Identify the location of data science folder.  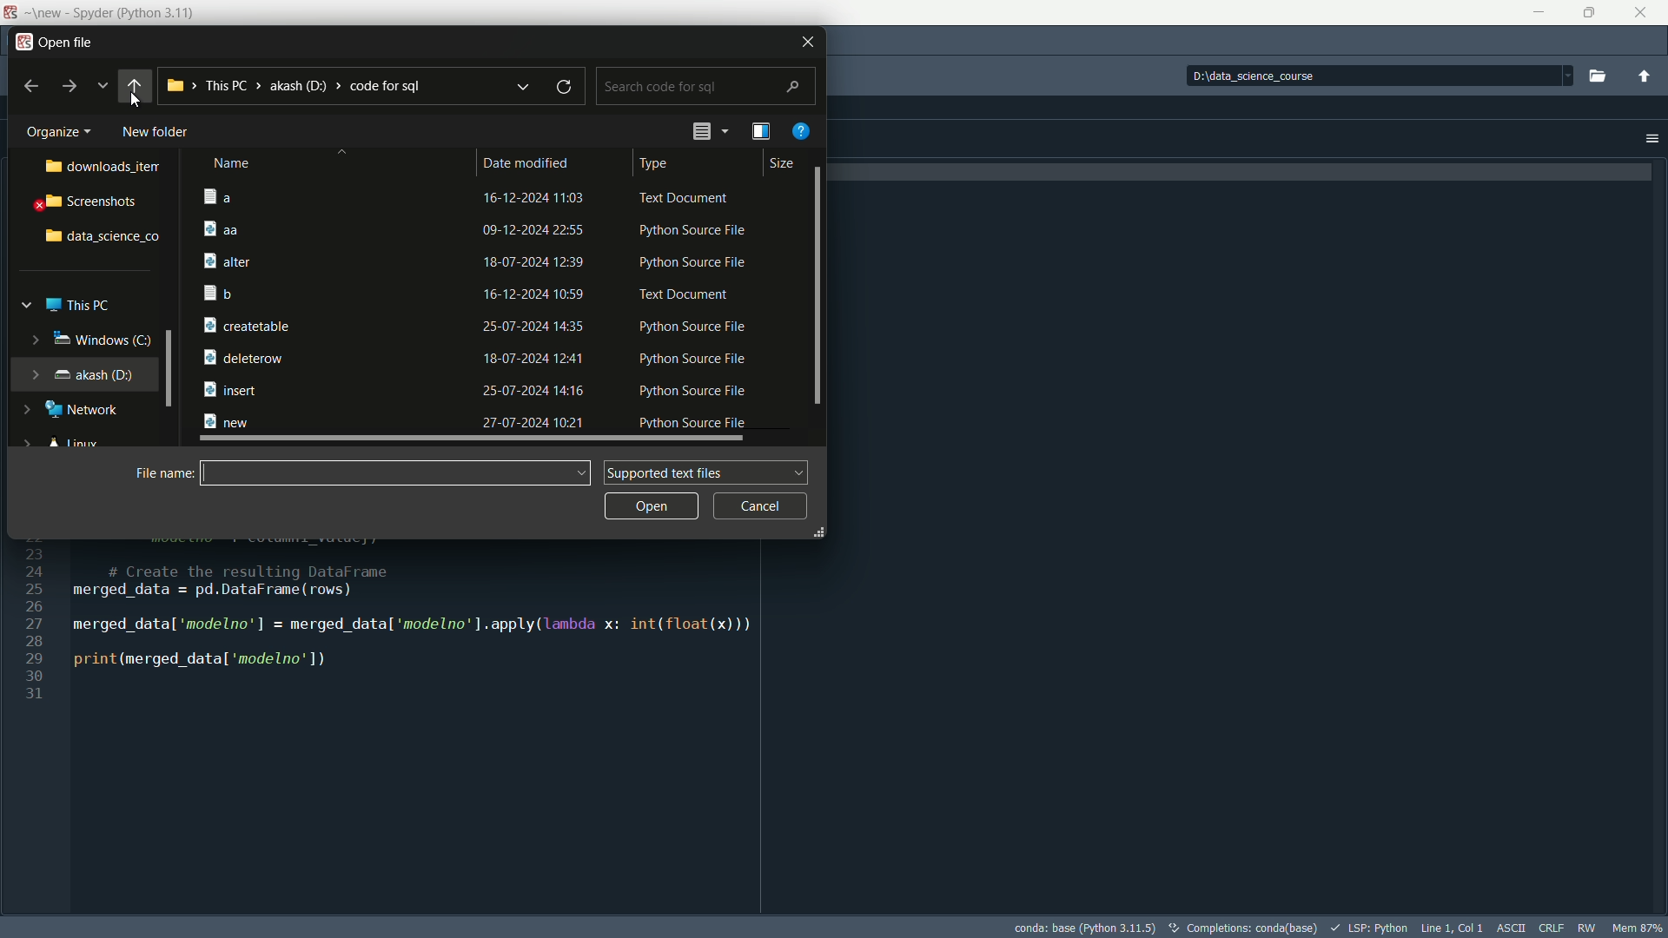
(99, 238).